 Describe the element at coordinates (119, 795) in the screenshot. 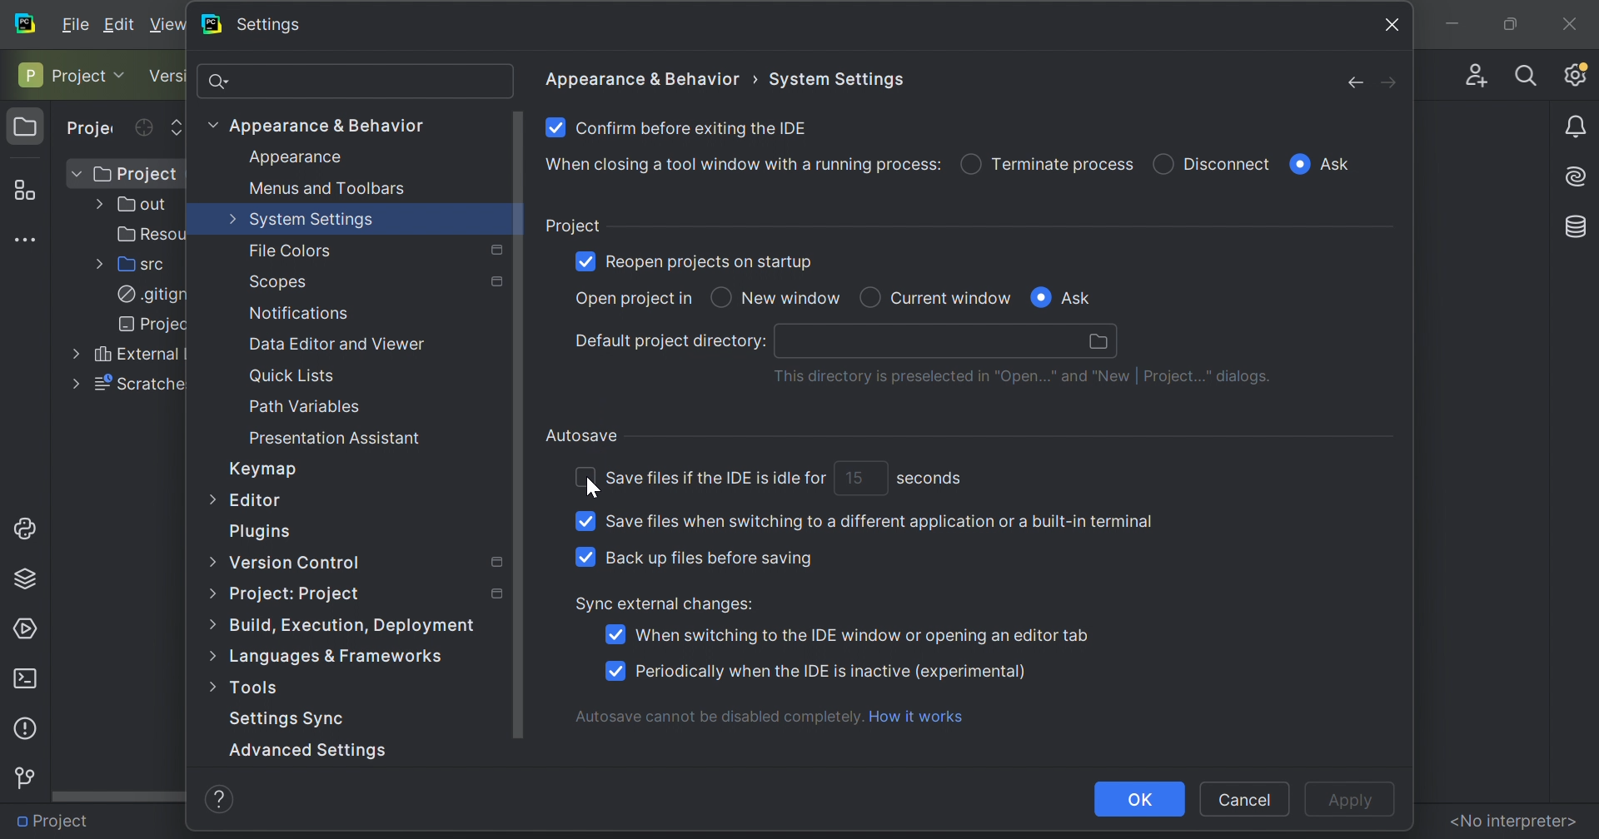

I see `Scroll bar` at that location.